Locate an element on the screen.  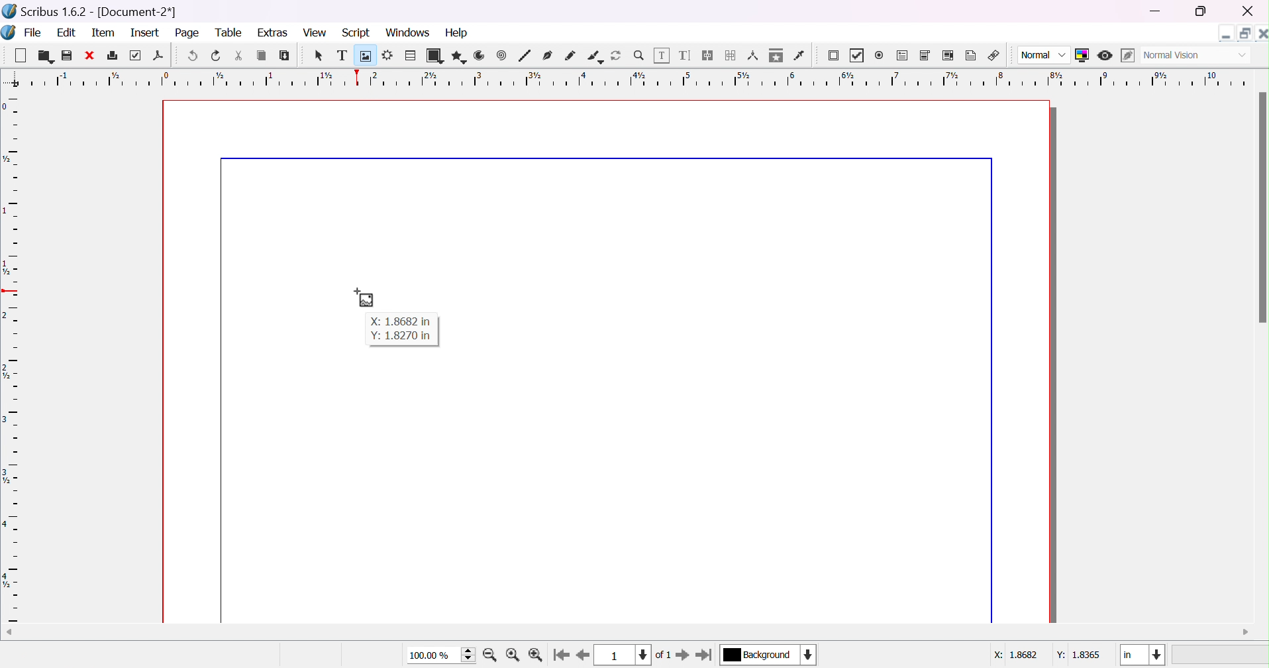
link text frames is located at coordinates (709, 56).